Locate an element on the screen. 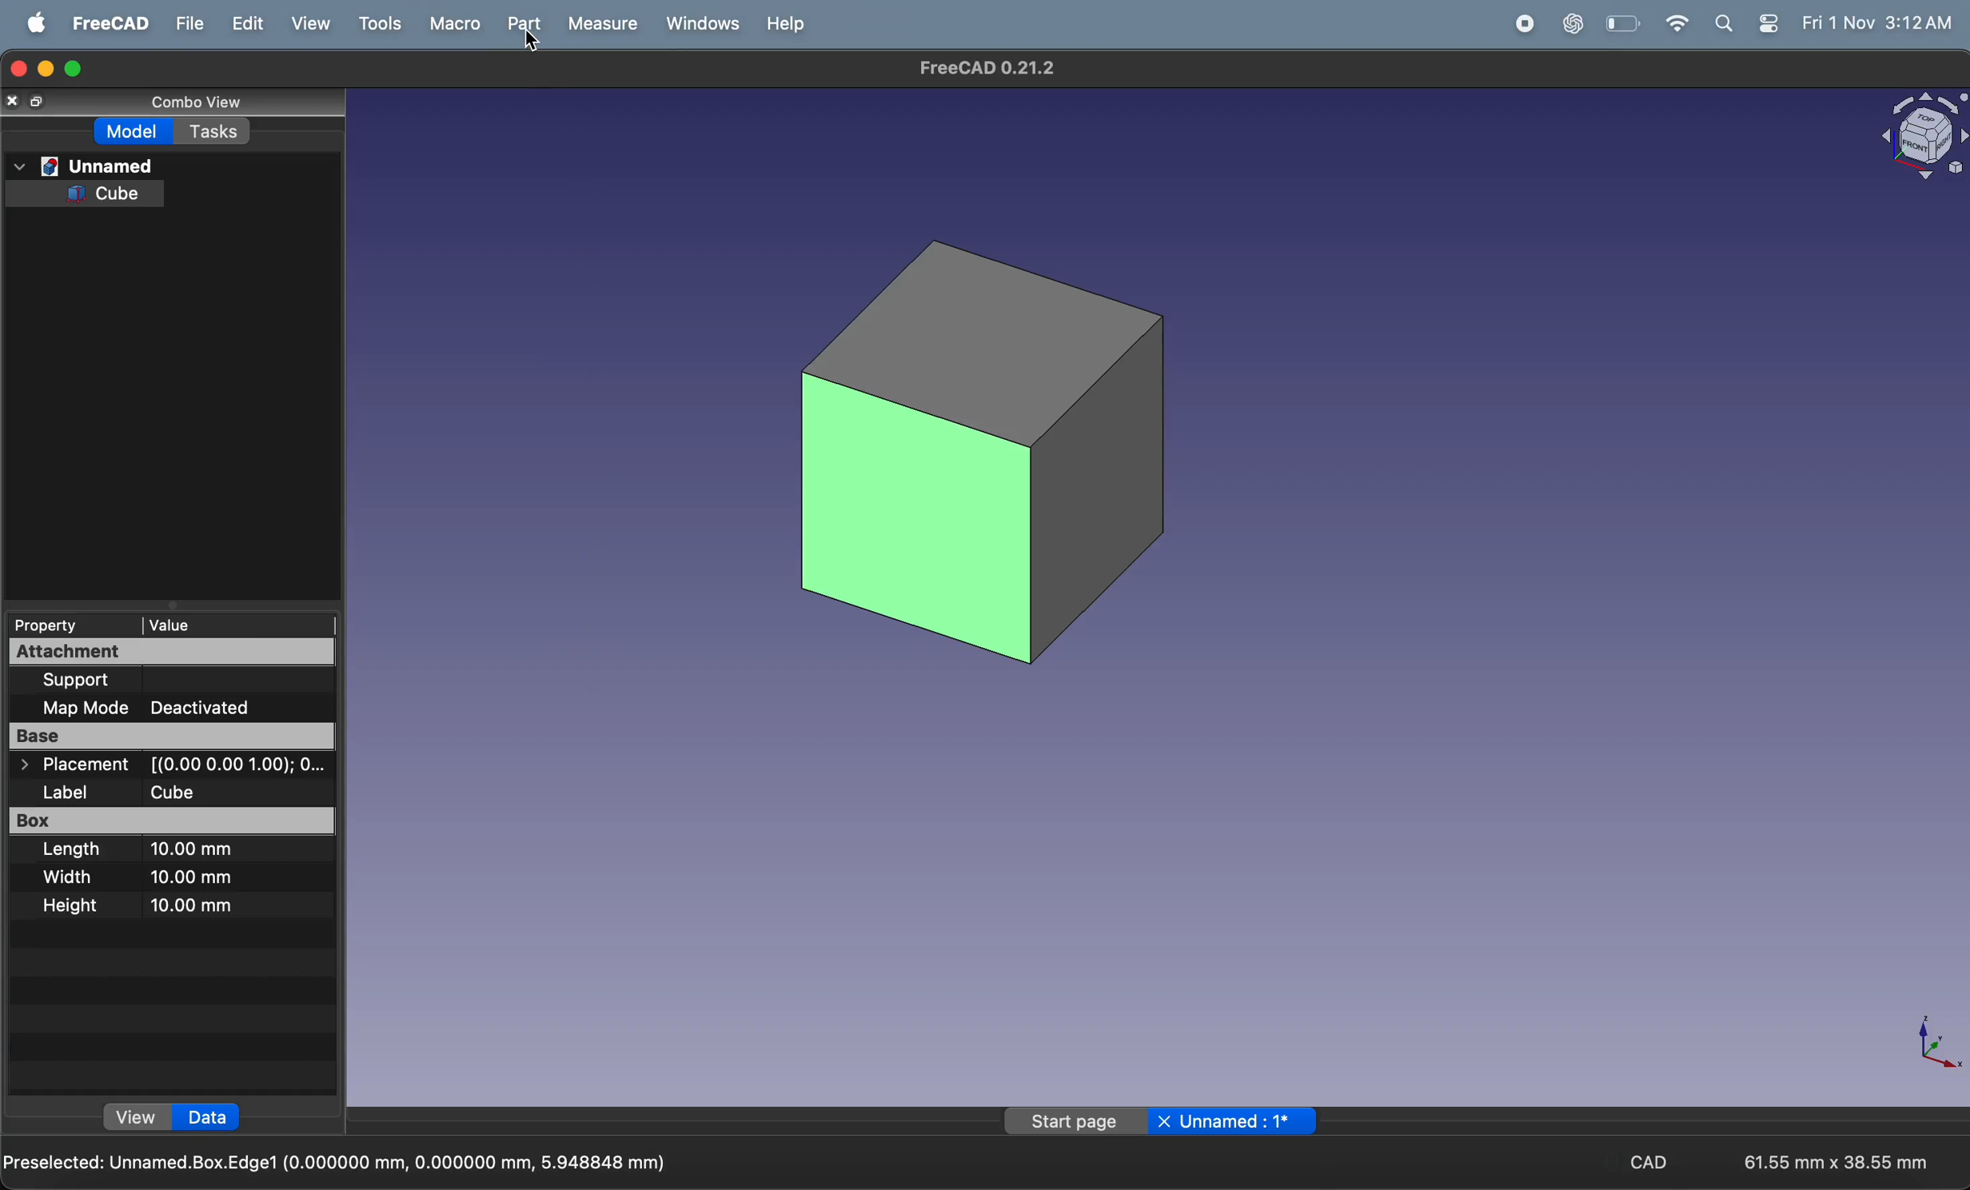  minimize is located at coordinates (46, 69).